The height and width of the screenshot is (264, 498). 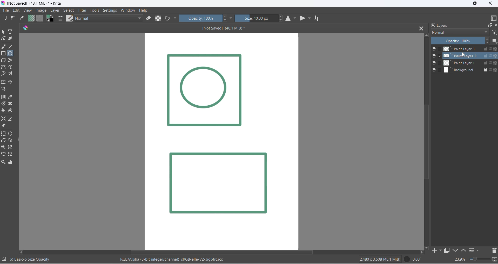 What do you see at coordinates (10, 147) in the screenshot?
I see `color selection tool` at bounding box center [10, 147].